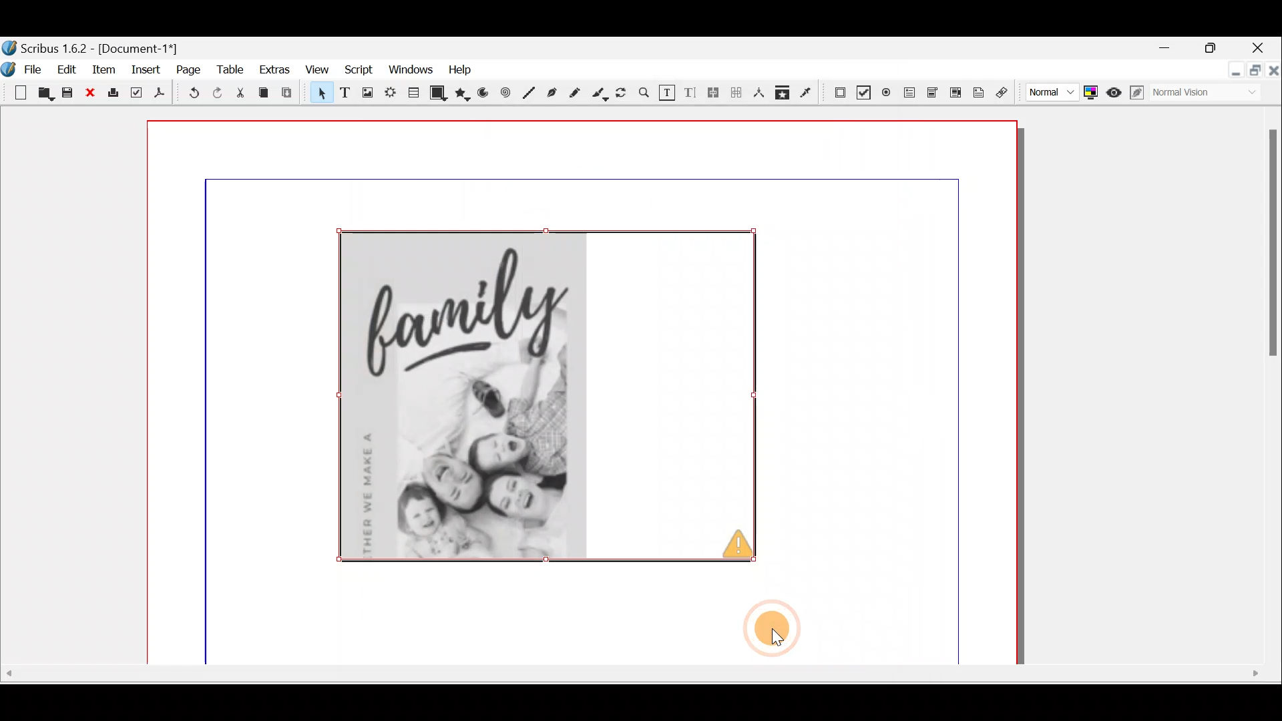 Image resolution: width=1282 pixels, height=721 pixels. Describe the element at coordinates (441, 95) in the screenshot. I see `Shape` at that location.